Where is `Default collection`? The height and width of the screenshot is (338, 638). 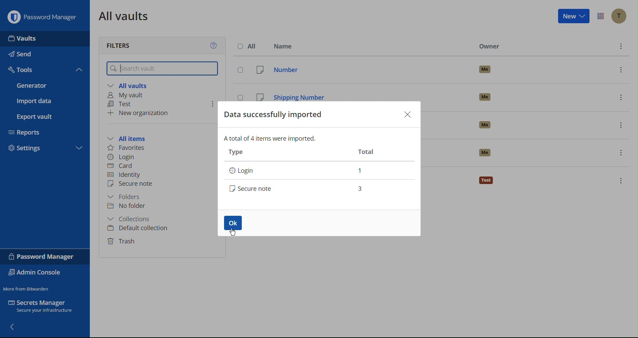
Default collection is located at coordinates (139, 228).